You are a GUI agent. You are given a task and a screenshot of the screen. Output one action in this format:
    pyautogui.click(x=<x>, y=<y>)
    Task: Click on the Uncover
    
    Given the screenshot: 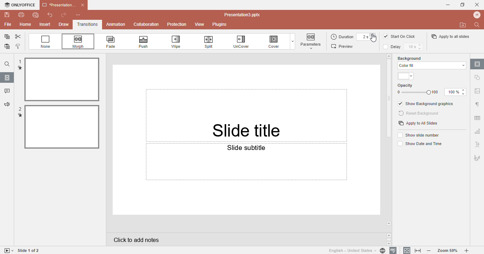 What is the action you would take?
    pyautogui.click(x=245, y=41)
    